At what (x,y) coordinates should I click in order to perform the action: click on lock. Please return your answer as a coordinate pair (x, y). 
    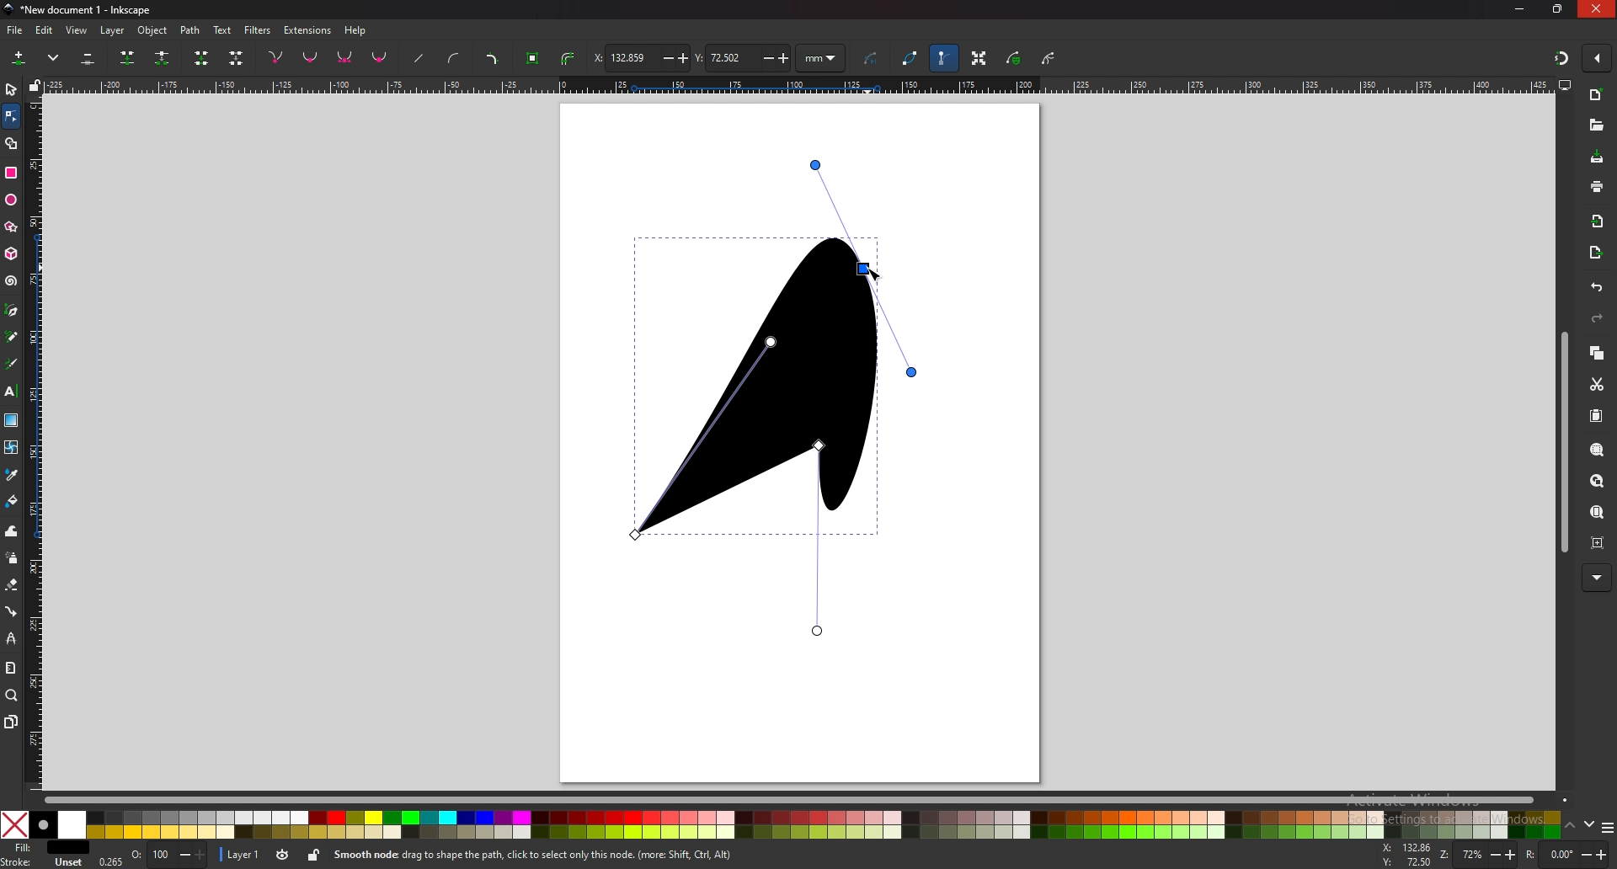
    Looking at the image, I should click on (316, 856).